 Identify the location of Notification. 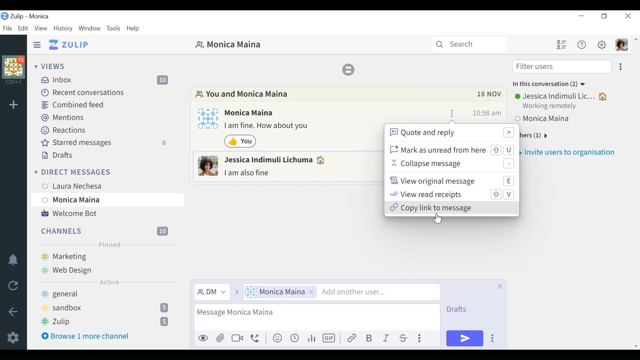
(12, 260).